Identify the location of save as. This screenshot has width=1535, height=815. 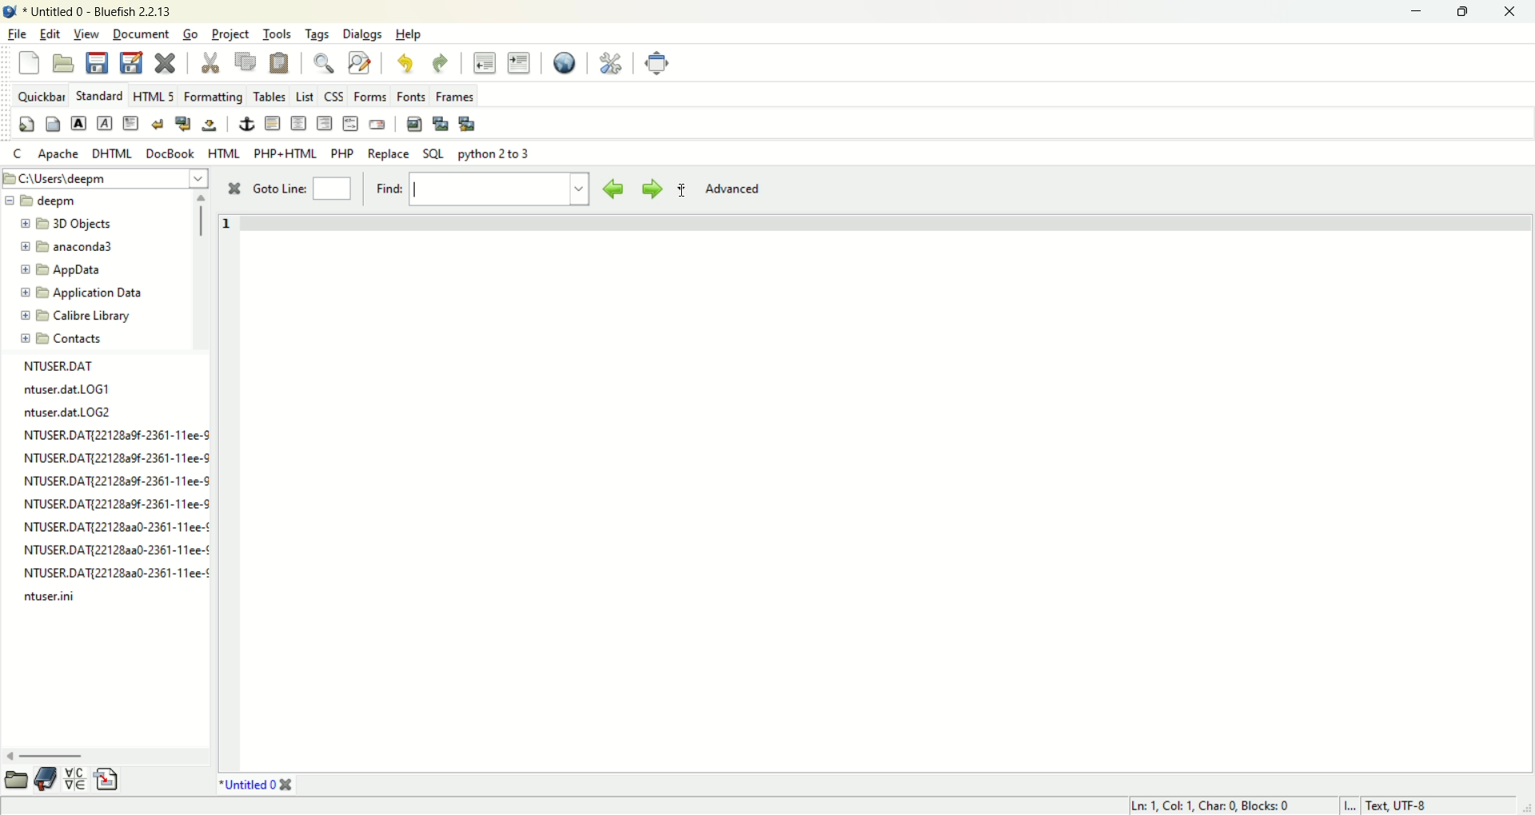
(130, 63).